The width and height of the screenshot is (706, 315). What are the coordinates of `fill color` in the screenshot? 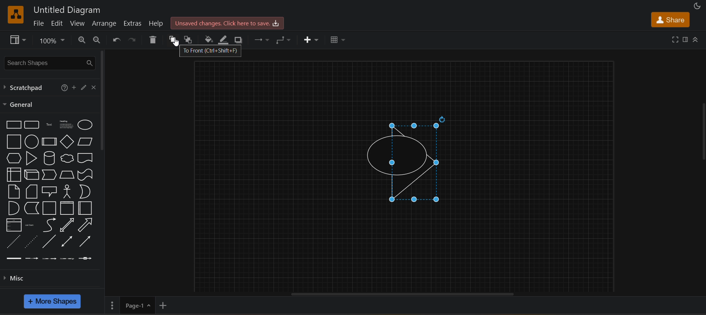 It's located at (208, 40).